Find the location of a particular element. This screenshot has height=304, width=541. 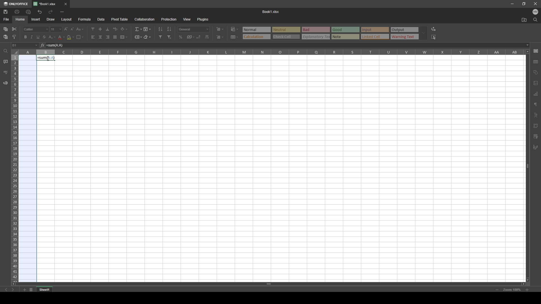

spell check is located at coordinates (5, 72).